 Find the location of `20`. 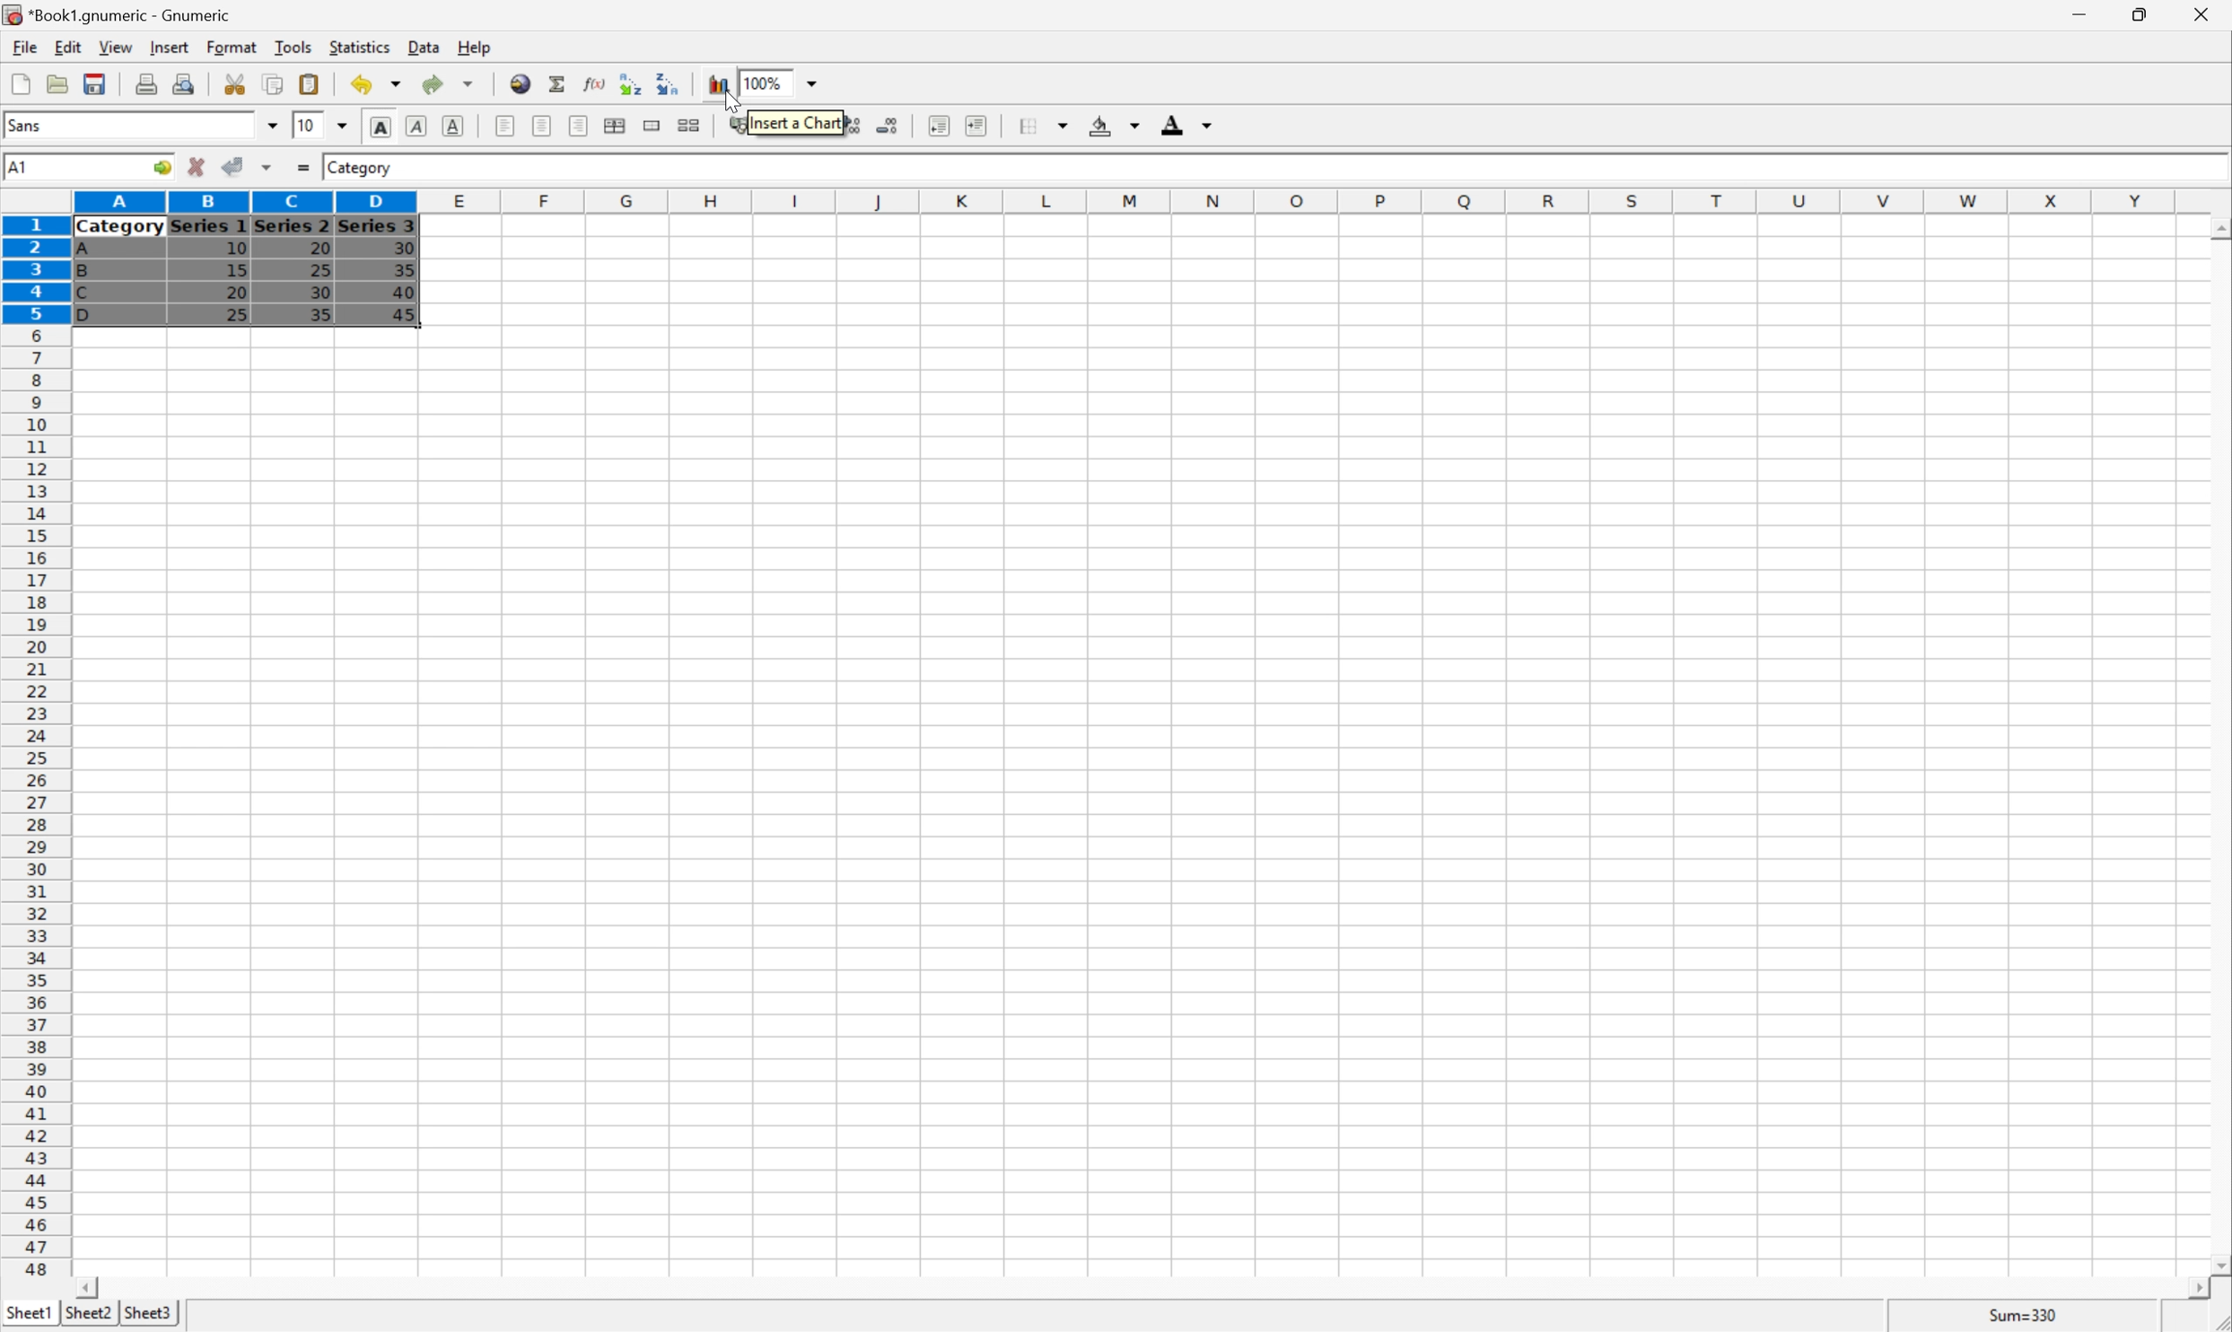

20 is located at coordinates (317, 245).